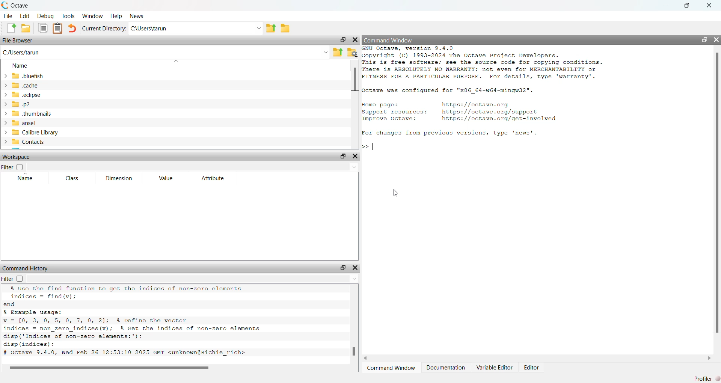 This screenshot has height=383, width=721. Describe the element at coordinates (342, 39) in the screenshot. I see `restore down` at that location.